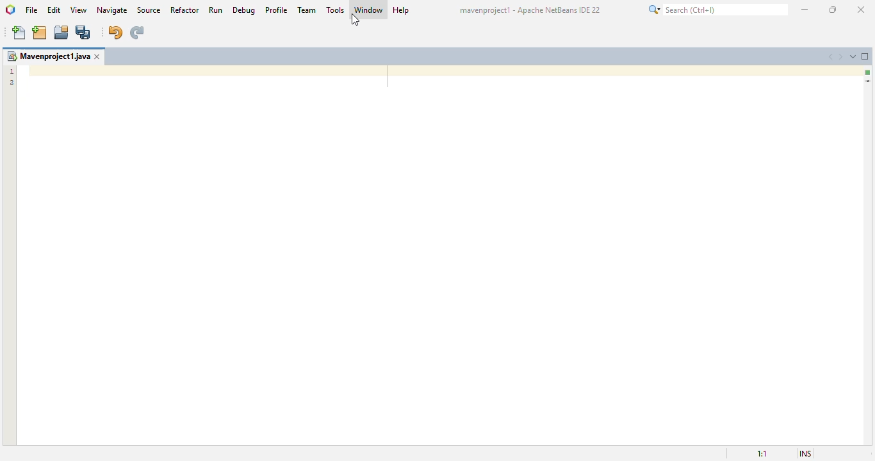  Describe the element at coordinates (12, 71) in the screenshot. I see `1` at that location.